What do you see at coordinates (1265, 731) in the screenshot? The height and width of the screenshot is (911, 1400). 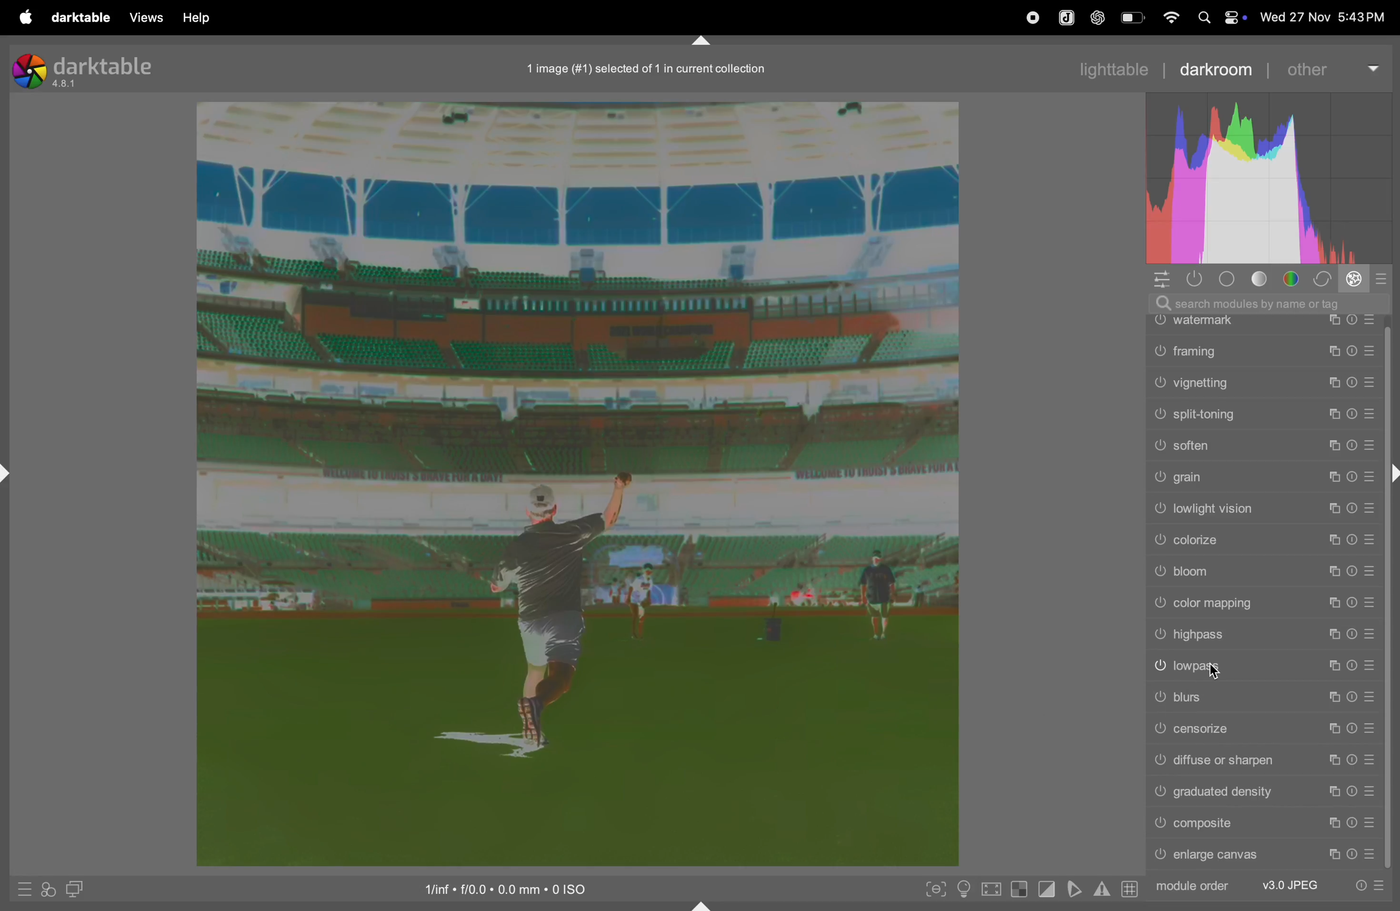 I see `cencorize` at bounding box center [1265, 731].